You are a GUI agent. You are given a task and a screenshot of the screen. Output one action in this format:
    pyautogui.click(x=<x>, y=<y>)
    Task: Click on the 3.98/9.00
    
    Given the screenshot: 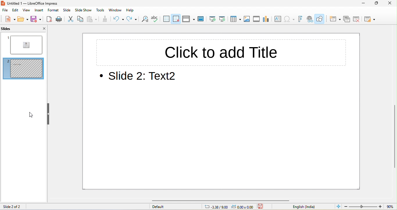 What is the action you would take?
    pyautogui.click(x=216, y=207)
    